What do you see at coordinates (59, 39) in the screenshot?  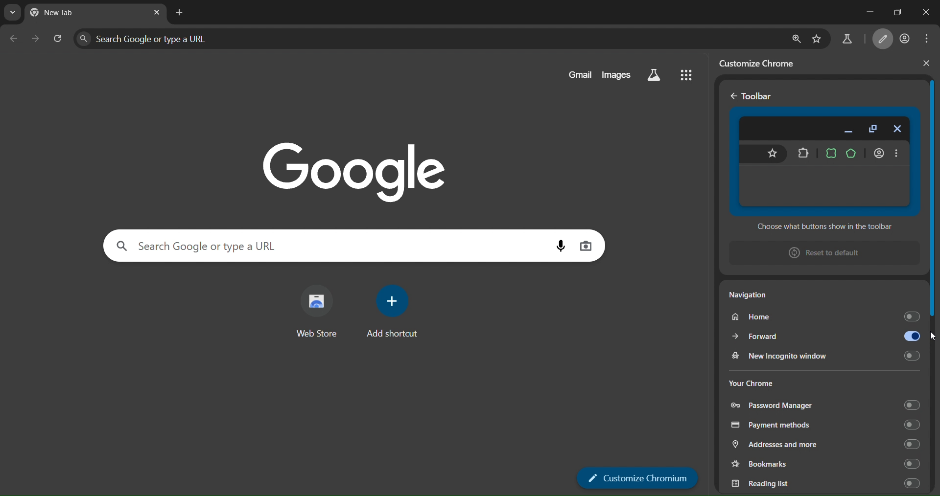 I see `reload page` at bounding box center [59, 39].